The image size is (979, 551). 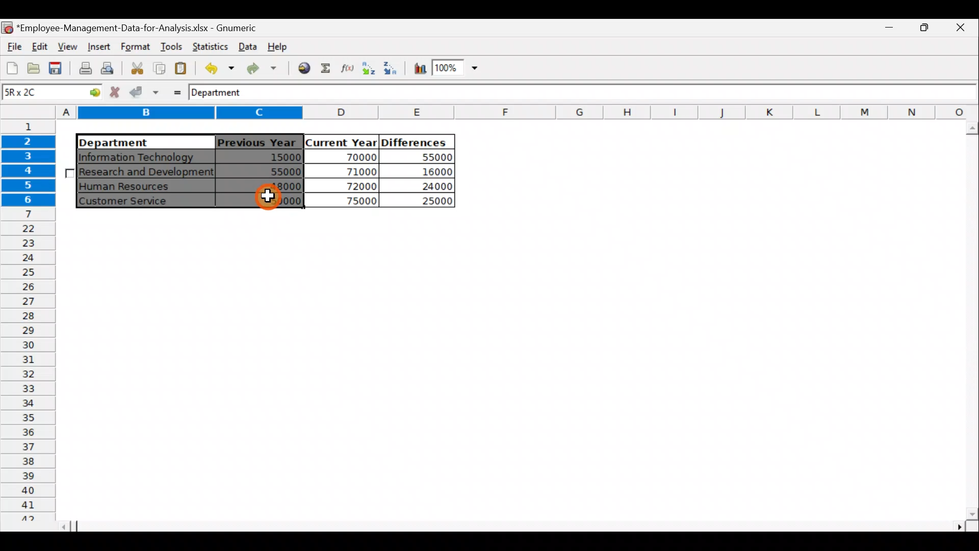 I want to click on Insert, so click(x=98, y=46).